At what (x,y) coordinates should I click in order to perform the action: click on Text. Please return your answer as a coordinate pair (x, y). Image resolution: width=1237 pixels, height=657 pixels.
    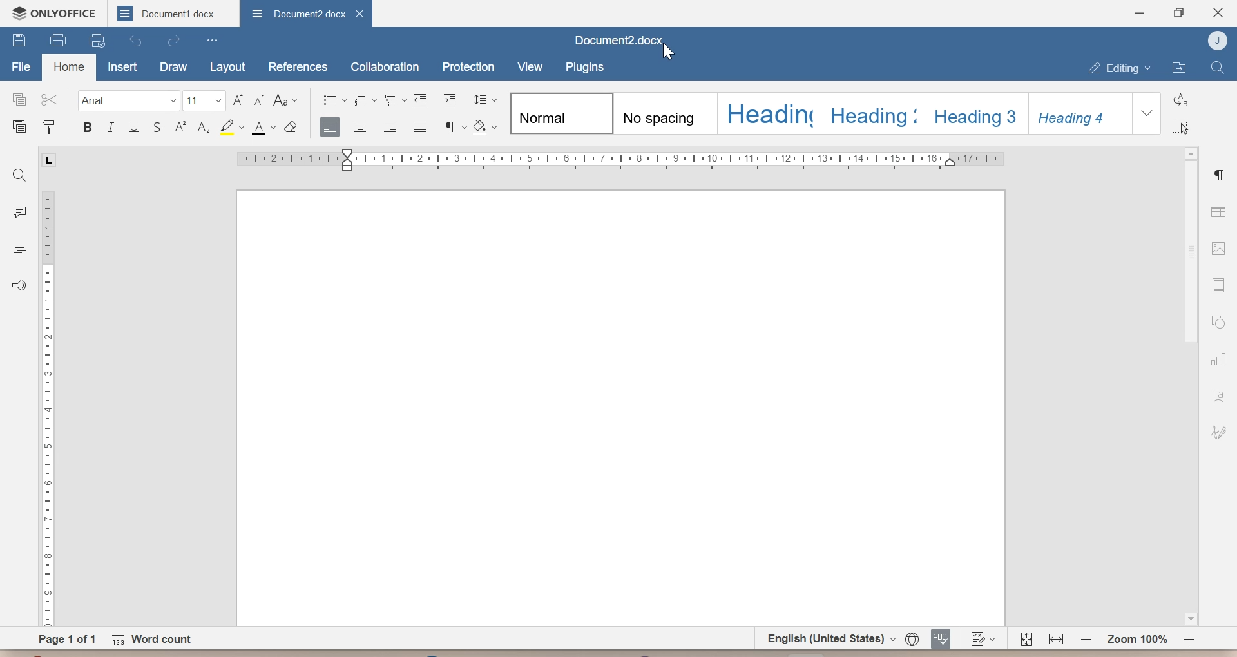
    Looking at the image, I should click on (1219, 396).